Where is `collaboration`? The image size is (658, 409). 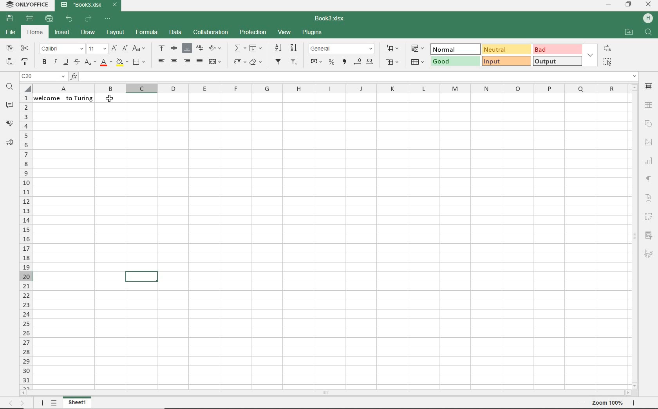
collaboration is located at coordinates (211, 33).